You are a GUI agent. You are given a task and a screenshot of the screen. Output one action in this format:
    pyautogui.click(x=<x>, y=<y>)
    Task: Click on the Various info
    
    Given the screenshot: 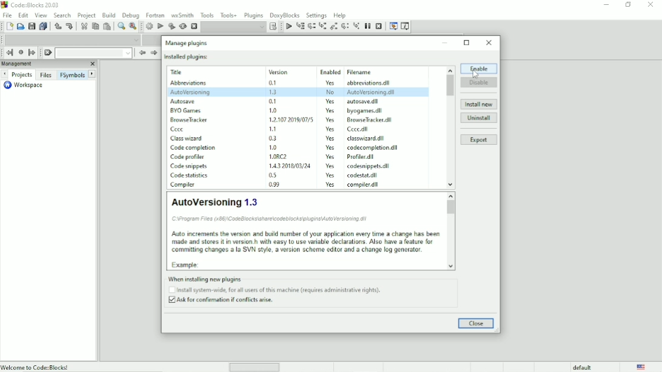 What is the action you would take?
    pyautogui.click(x=406, y=27)
    